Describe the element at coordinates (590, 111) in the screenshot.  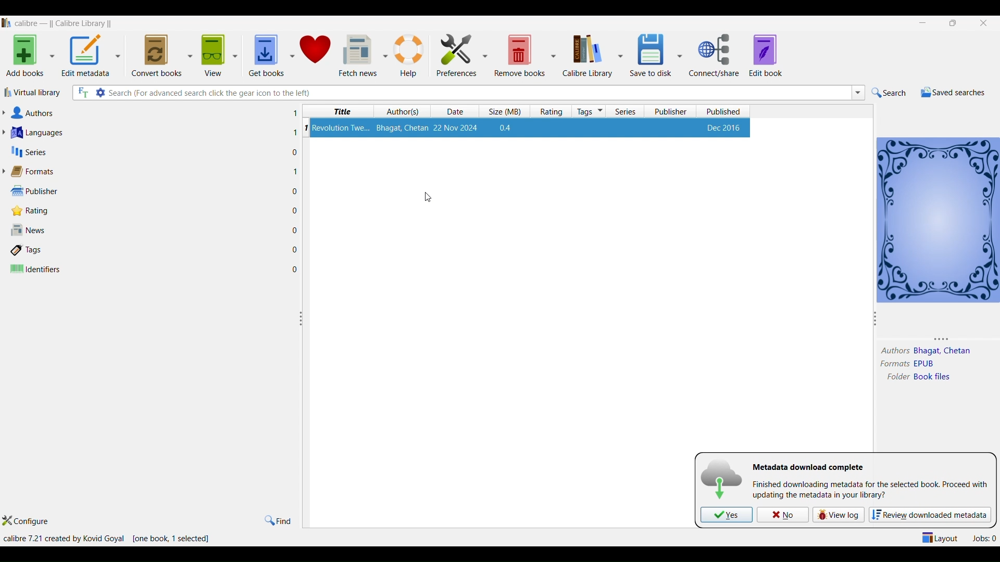
I see `tags` at that location.